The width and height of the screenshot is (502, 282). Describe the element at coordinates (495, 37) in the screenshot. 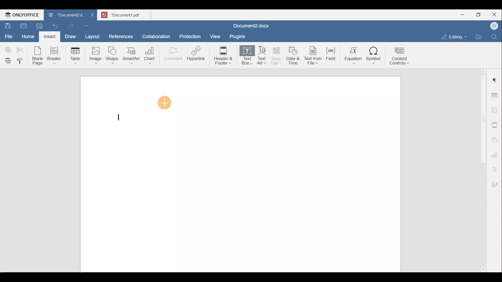

I see `Find` at that location.